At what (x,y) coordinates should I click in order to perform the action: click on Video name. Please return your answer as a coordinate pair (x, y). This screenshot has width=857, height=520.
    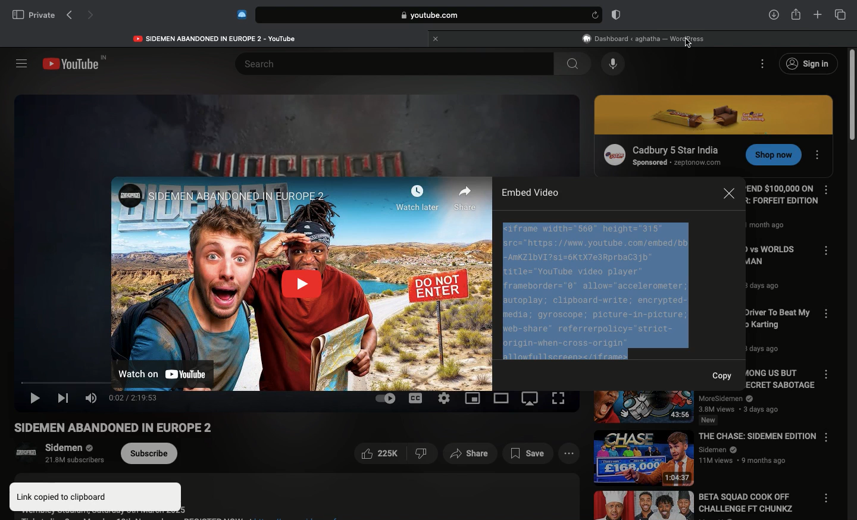
    Looking at the image, I should click on (704, 407).